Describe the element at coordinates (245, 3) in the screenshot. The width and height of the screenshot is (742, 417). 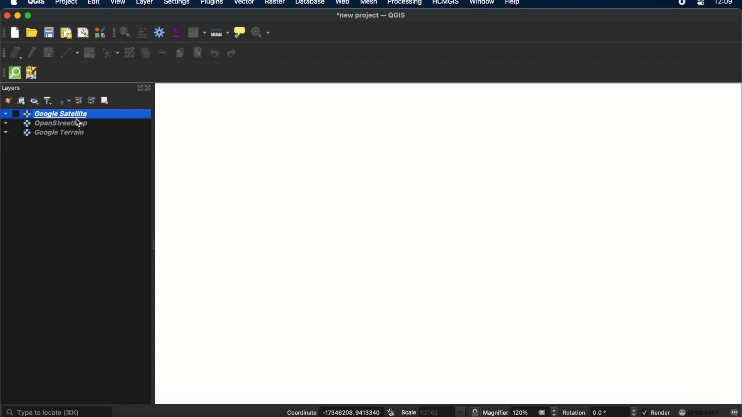
I see `vector` at that location.